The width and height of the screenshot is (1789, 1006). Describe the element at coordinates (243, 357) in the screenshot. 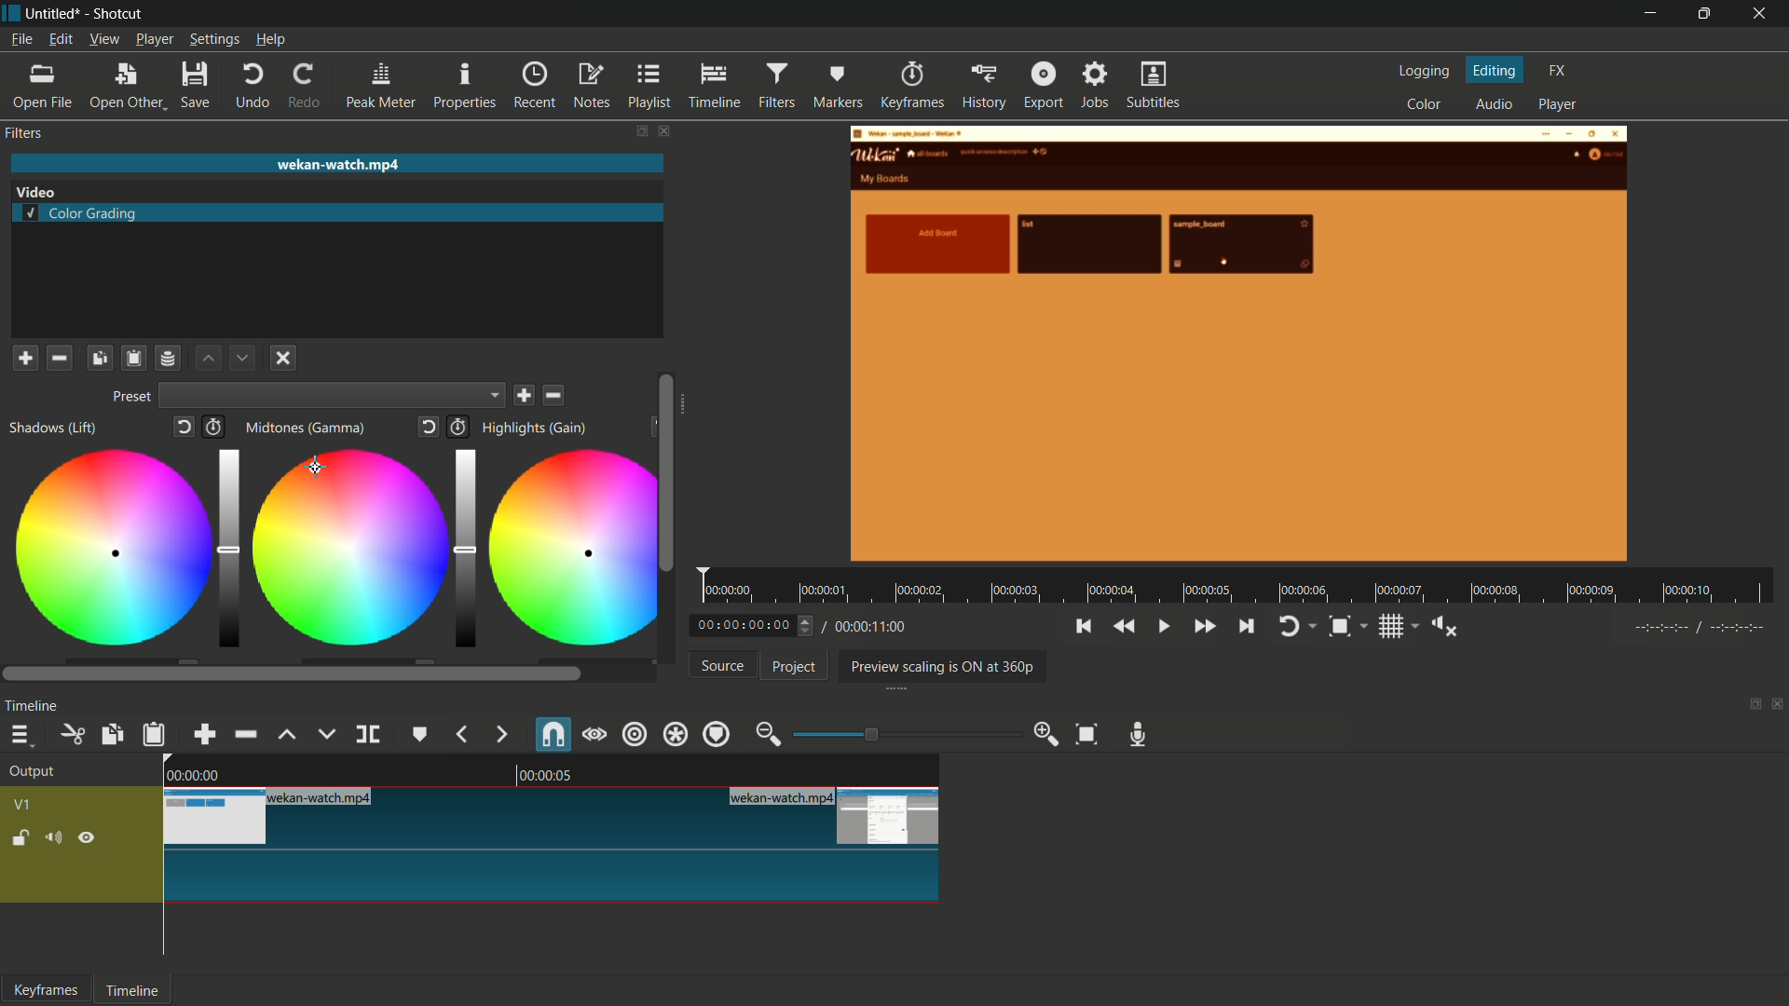

I see `move filter down` at that location.